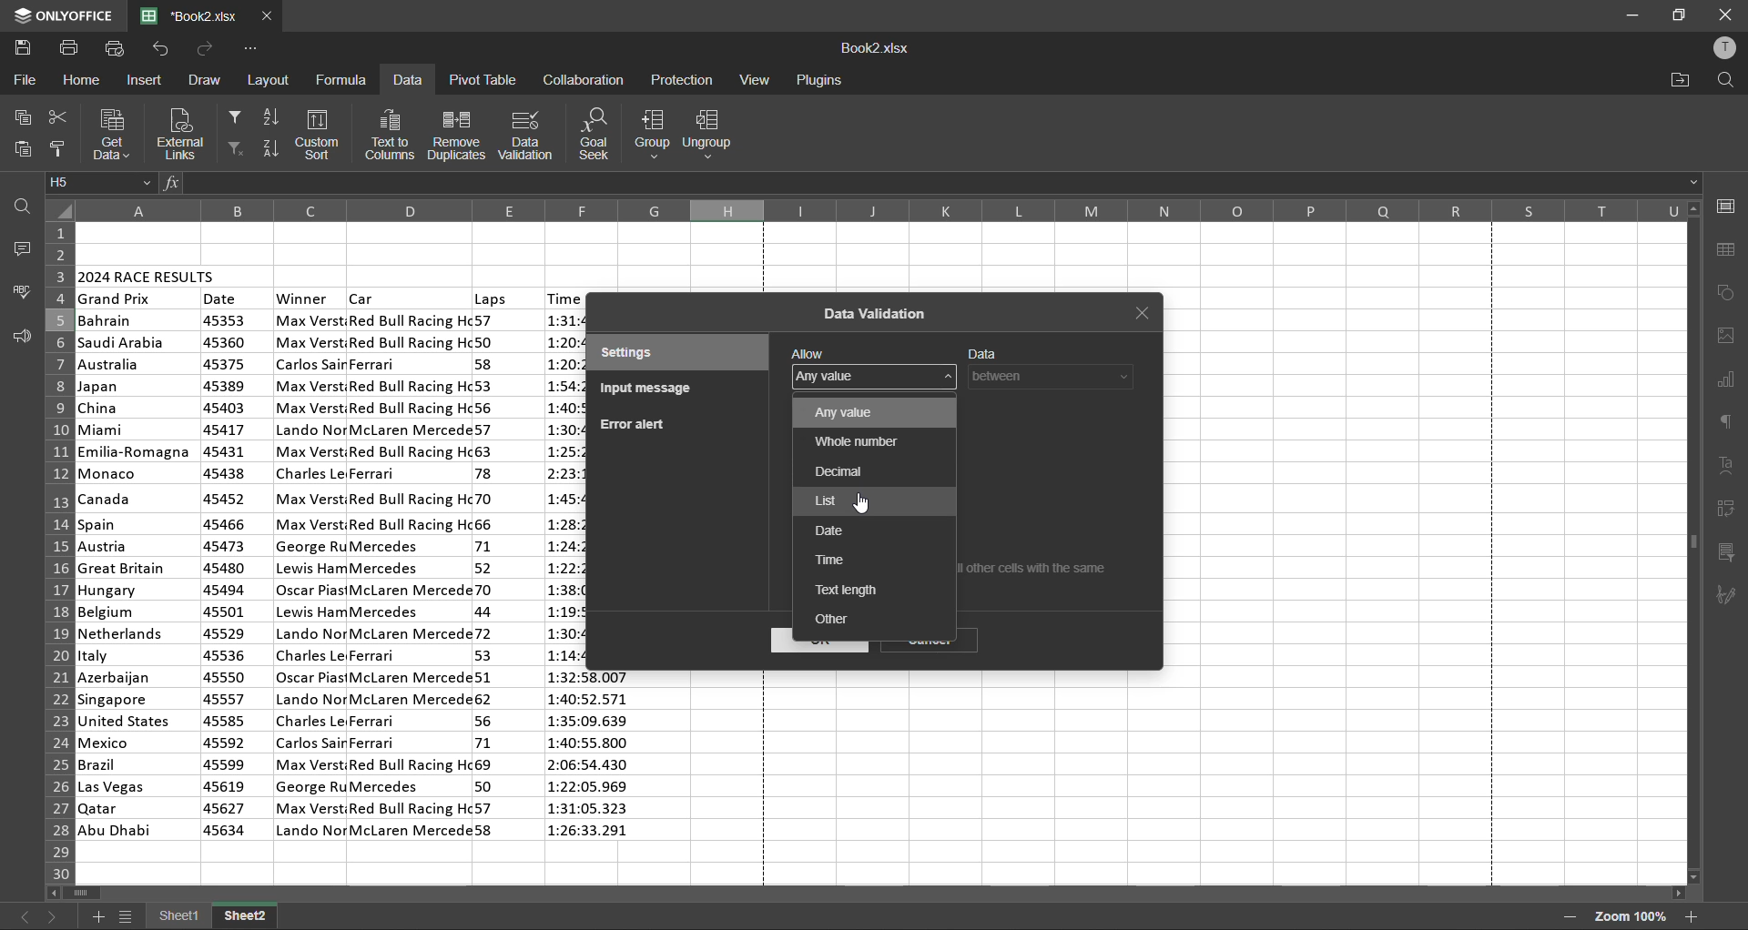 The height and width of the screenshot is (930, 1748). What do you see at coordinates (364, 297) in the screenshot?
I see `car` at bounding box center [364, 297].